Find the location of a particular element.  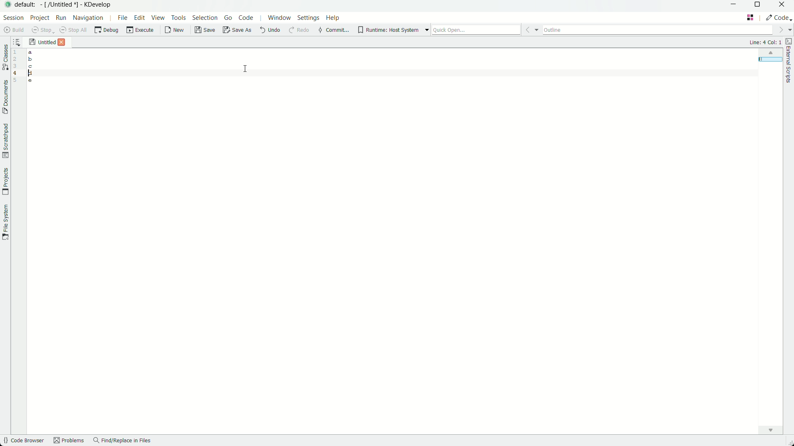

untitled is located at coordinates (46, 43).